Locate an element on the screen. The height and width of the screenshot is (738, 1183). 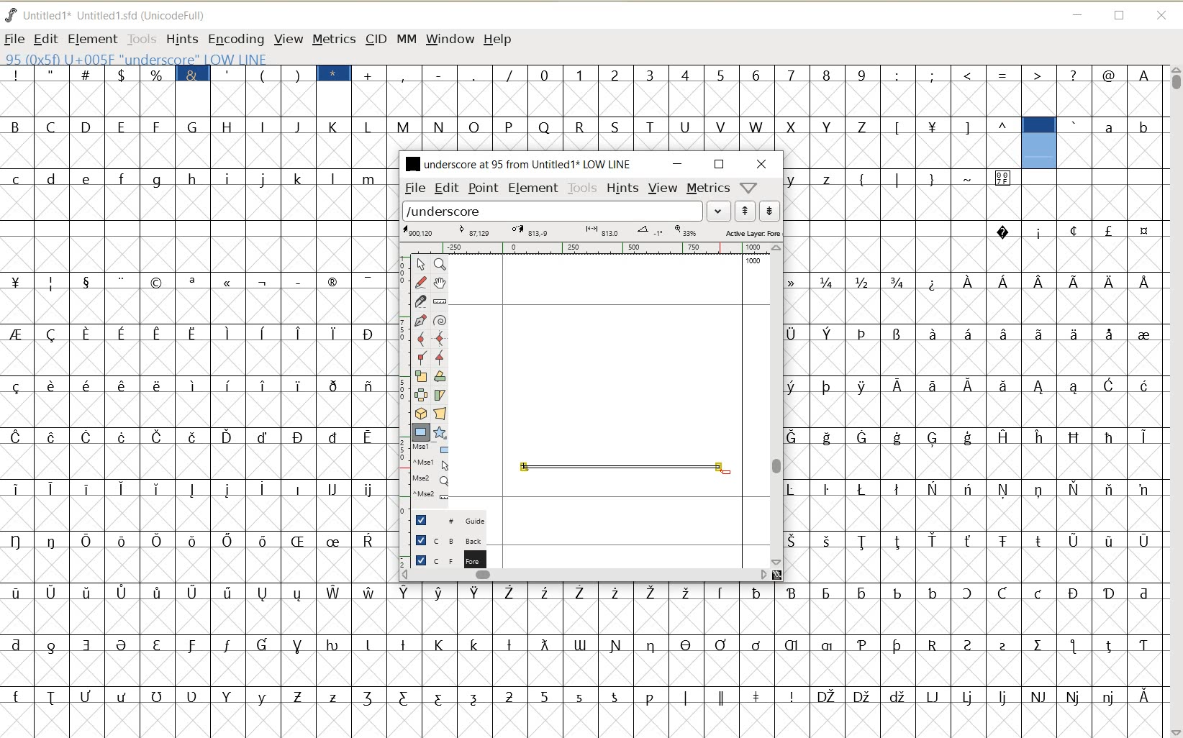
BACKGROUND is located at coordinates (444, 540).